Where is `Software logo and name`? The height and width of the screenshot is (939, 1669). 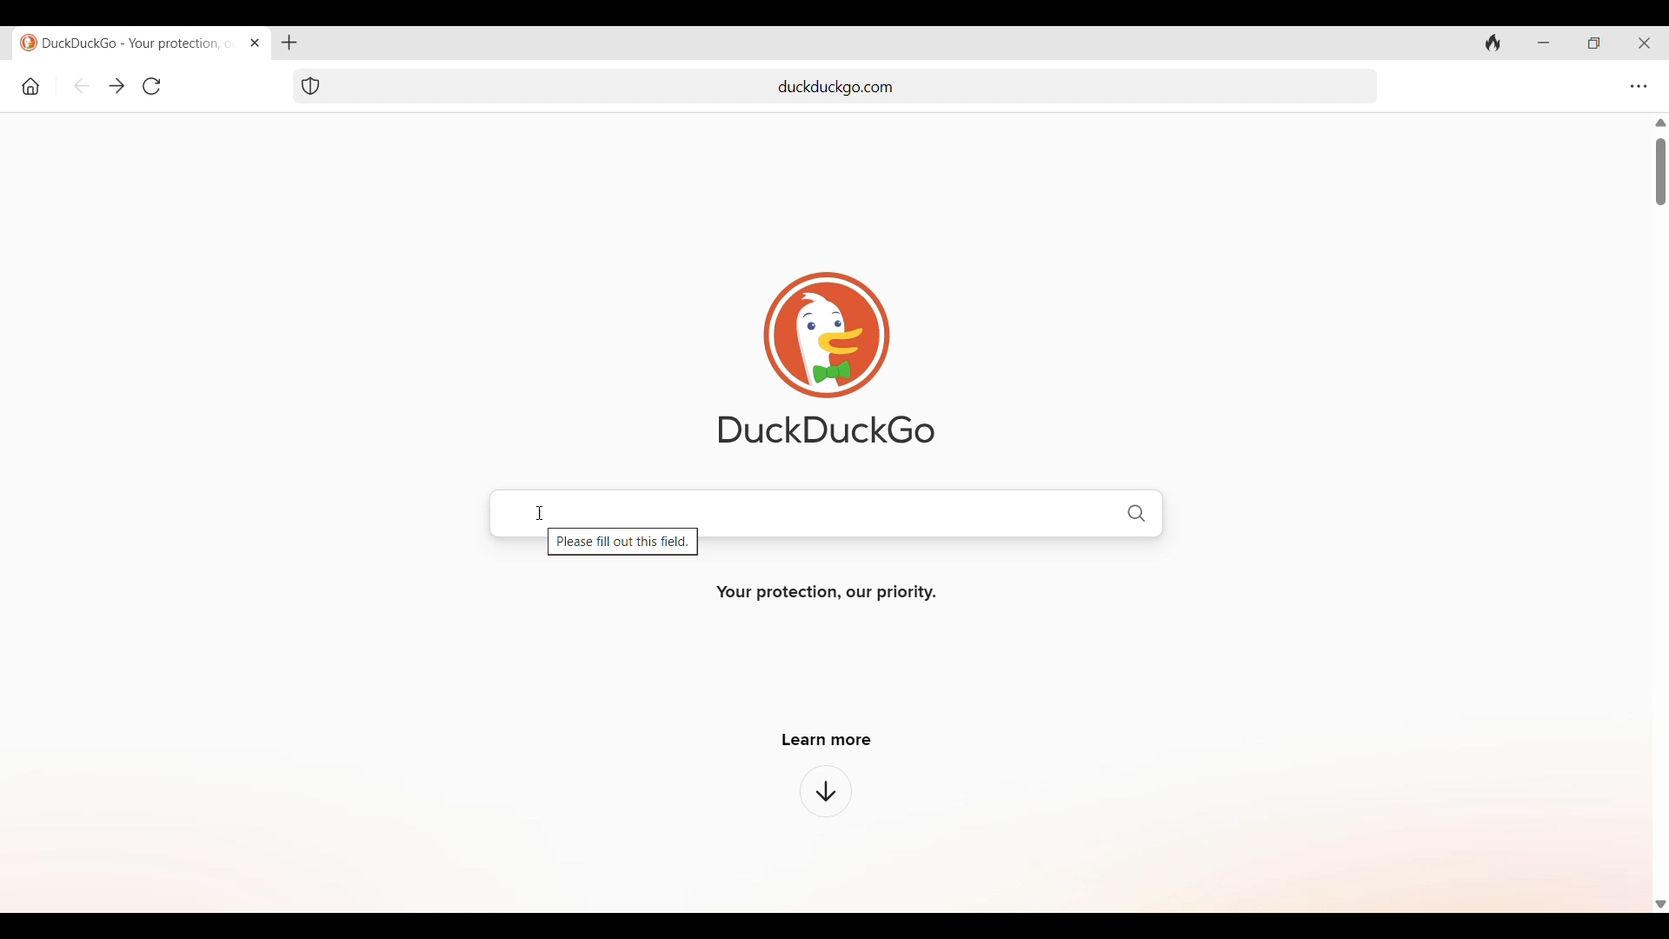 Software logo and name is located at coordinates (827, 357).